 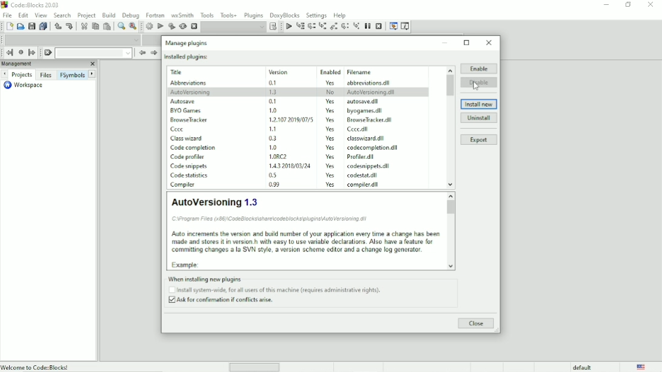 What do you see at coordinates (270, 278) in the screenshot?
I see `When installing new plugins` at bounding box center [270, 278].